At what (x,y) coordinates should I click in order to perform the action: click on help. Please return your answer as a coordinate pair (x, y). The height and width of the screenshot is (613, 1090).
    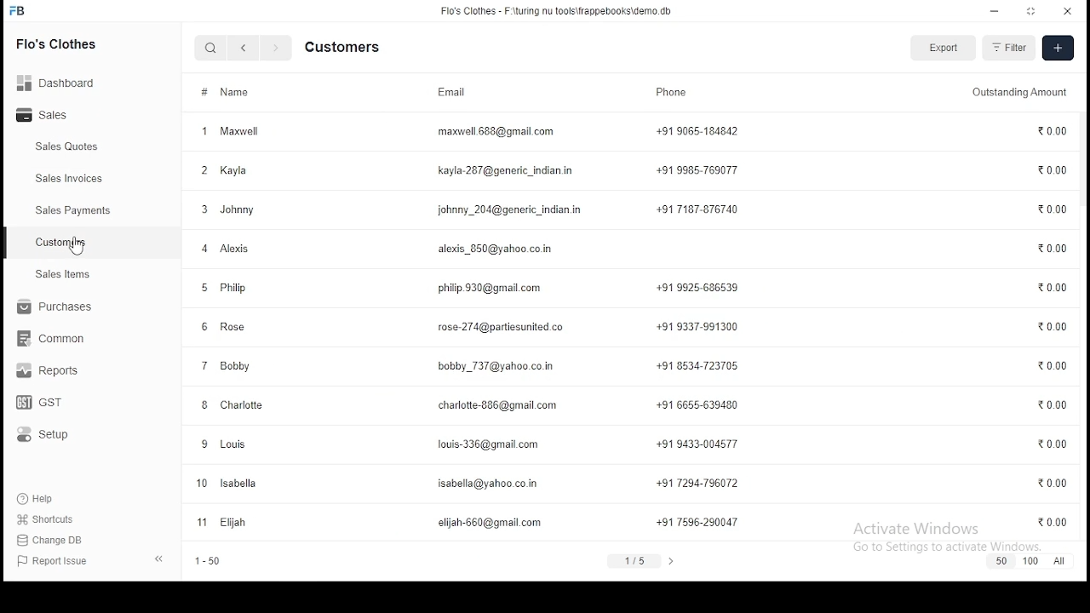
    Looking at the image, I should click on (44, 499).